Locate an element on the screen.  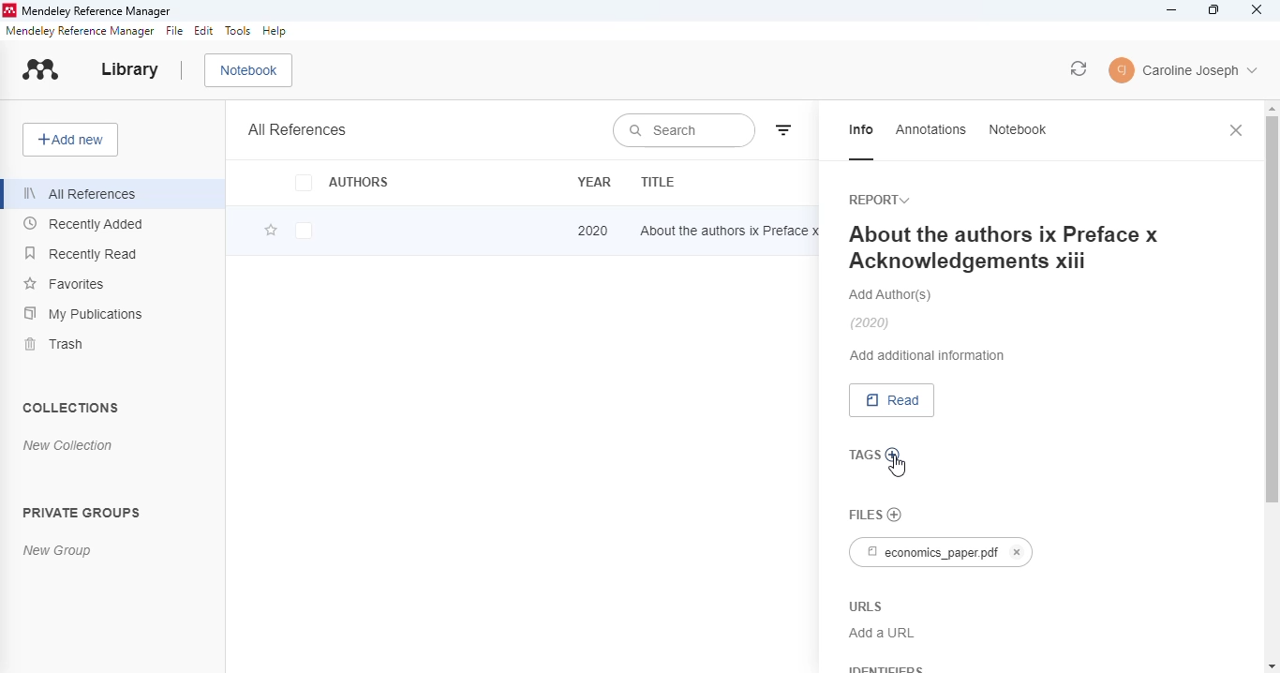
add authors is located at coordinates (891, 294).